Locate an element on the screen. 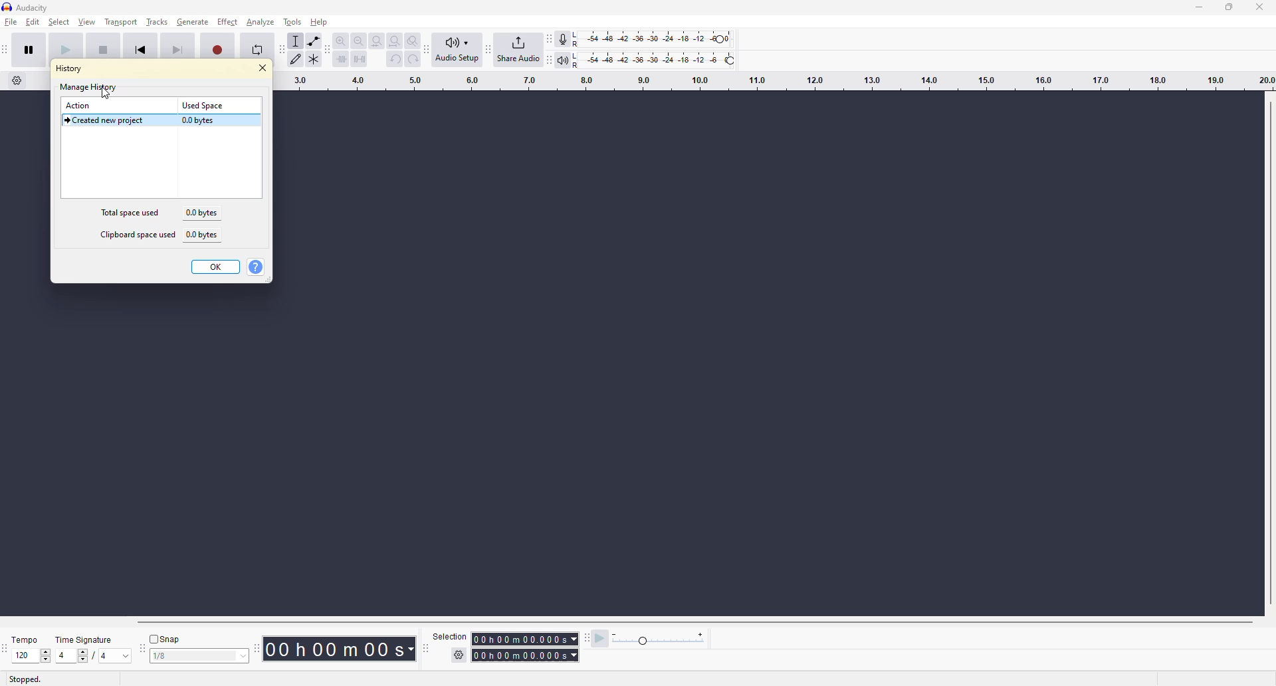 This screenshot has width=1276, height=686. audacity is located at coordinates (29, 8).